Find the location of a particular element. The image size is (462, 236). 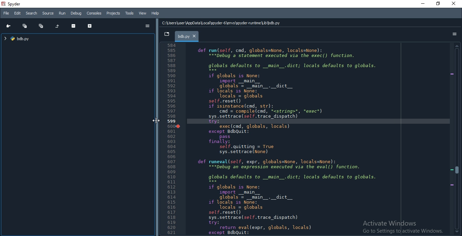

options is located at coordinates (455, 35).